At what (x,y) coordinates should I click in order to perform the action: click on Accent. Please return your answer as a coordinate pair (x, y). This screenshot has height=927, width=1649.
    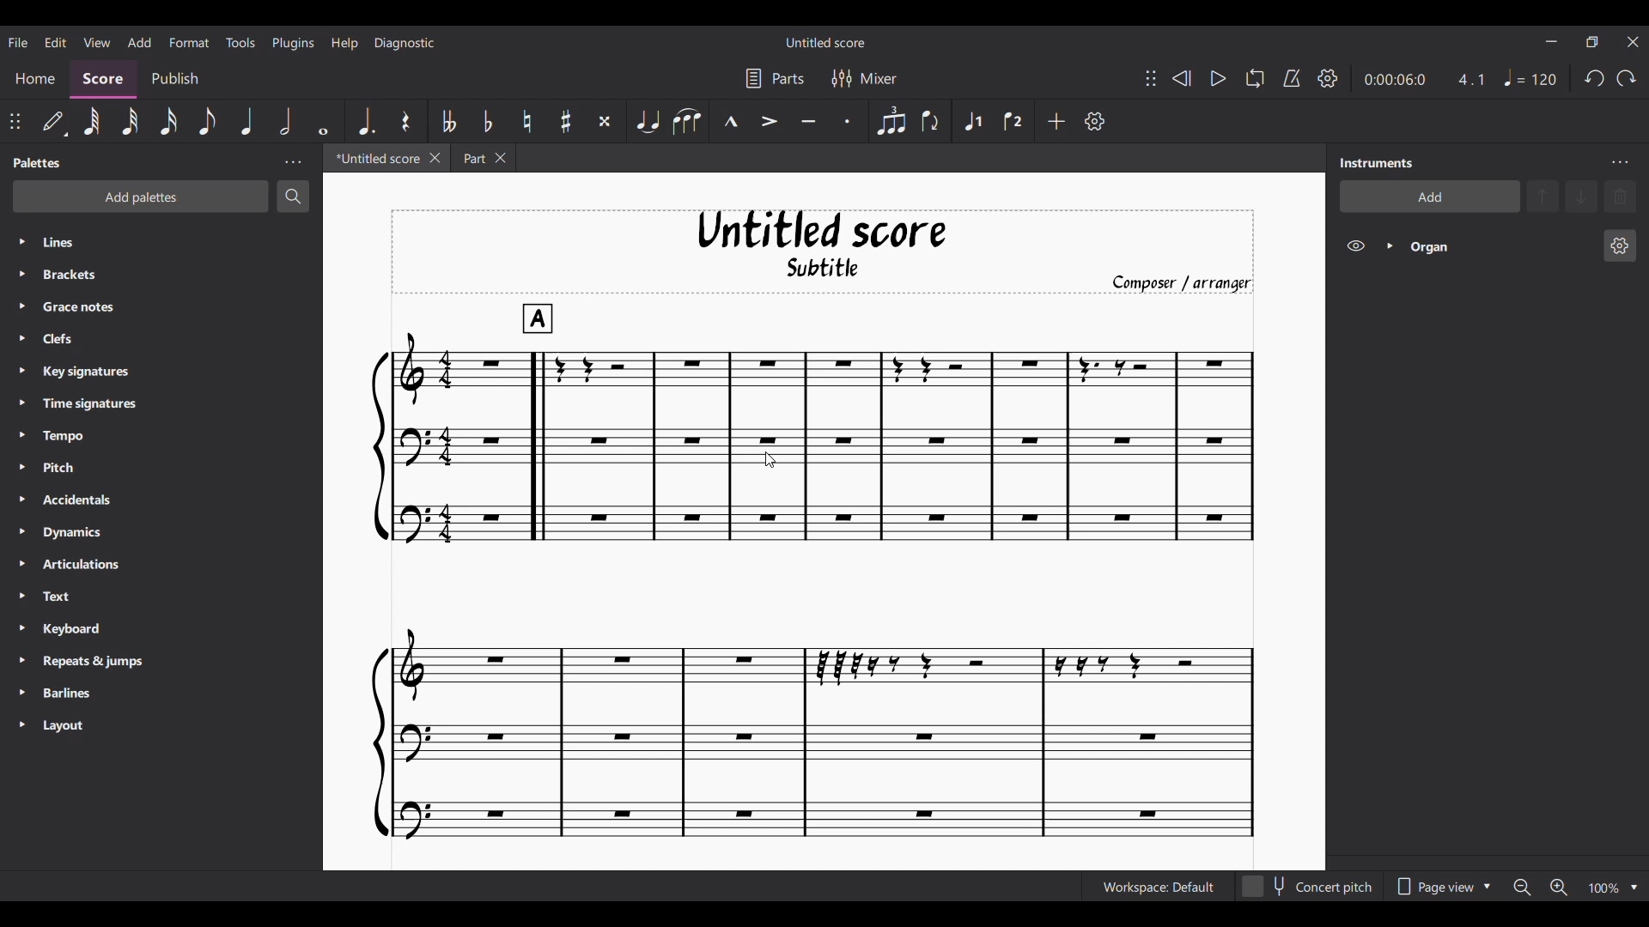
    Looking at the image, I should click on (769, 122).